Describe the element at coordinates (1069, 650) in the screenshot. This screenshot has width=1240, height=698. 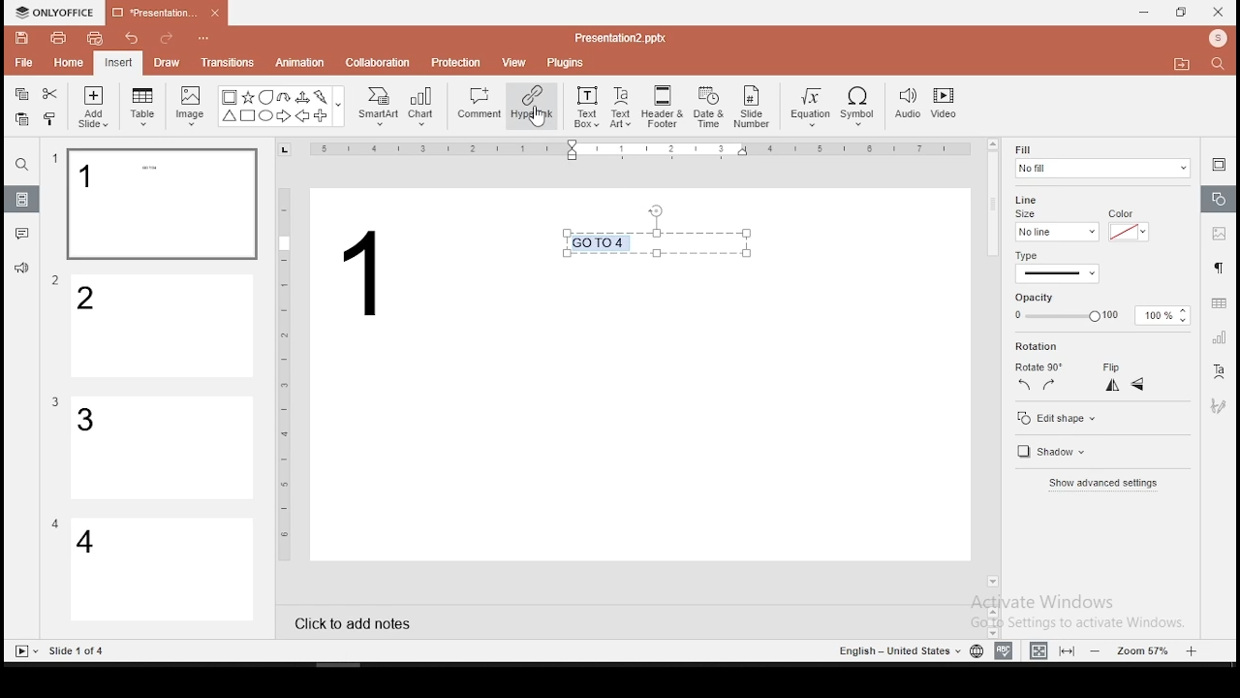
I see `fit to slide` at that location.